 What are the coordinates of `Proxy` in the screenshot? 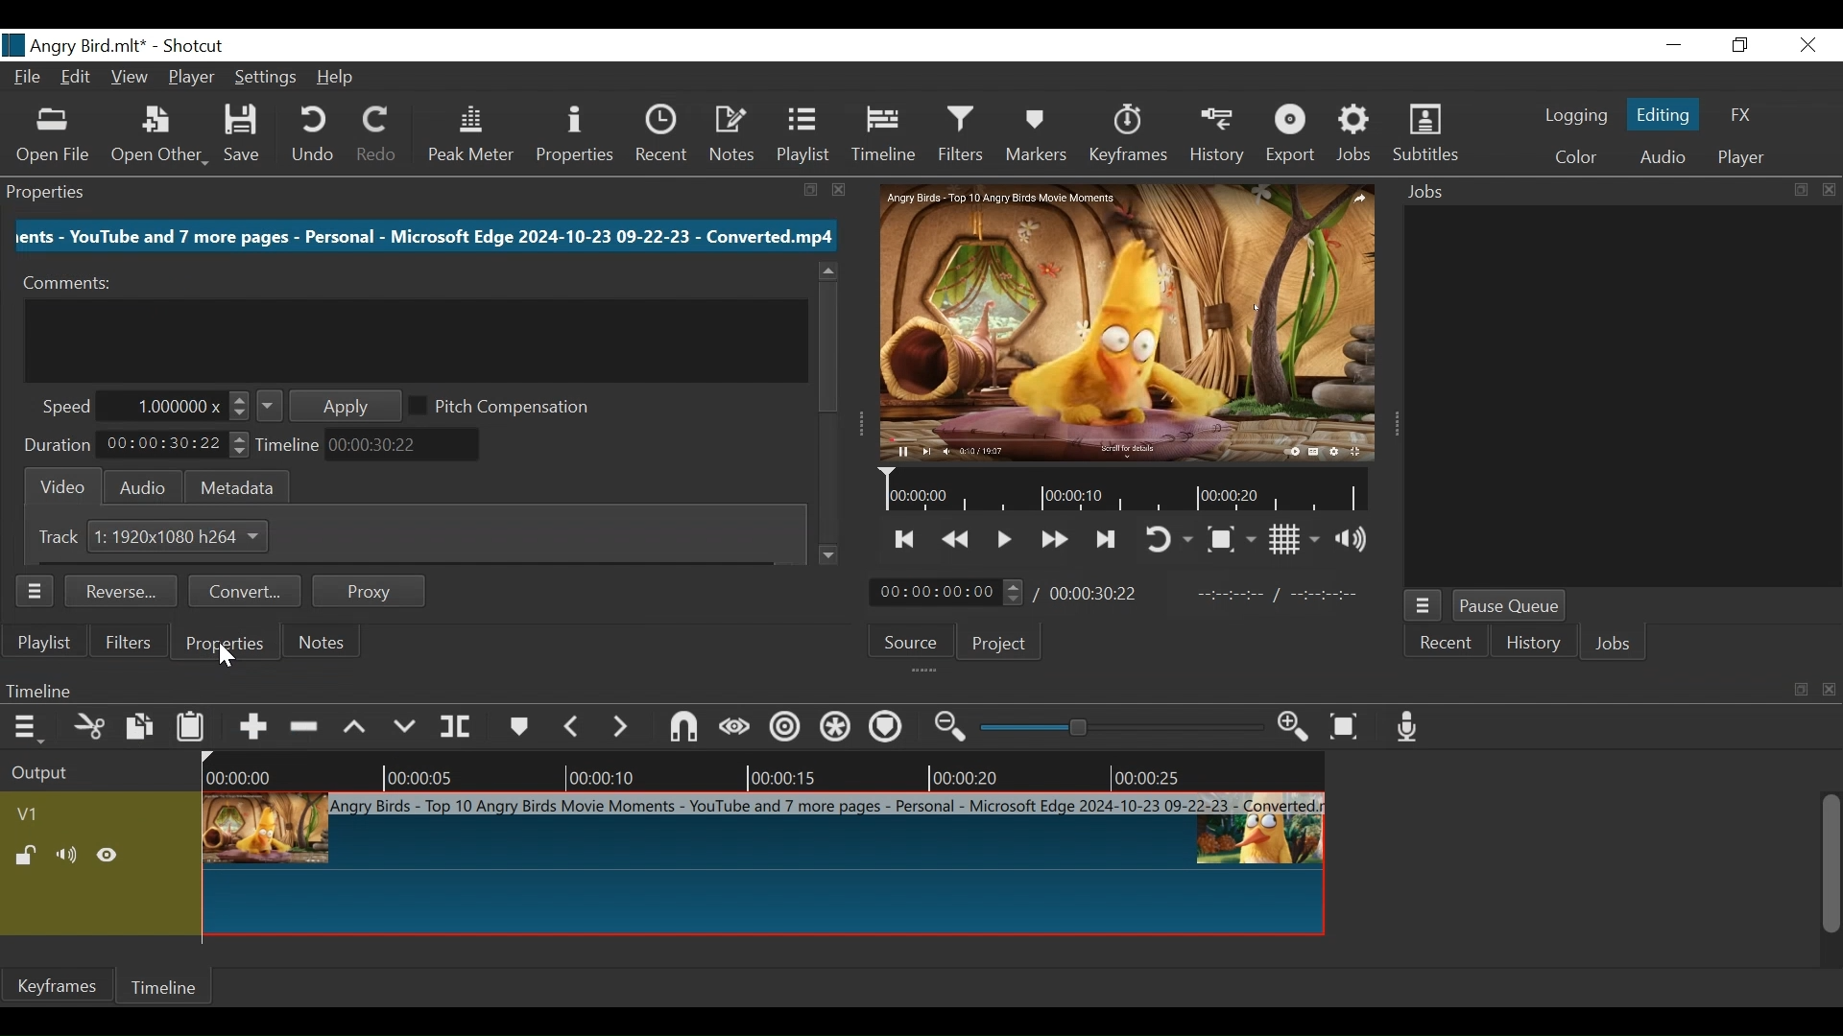 It's located at (366, 590).